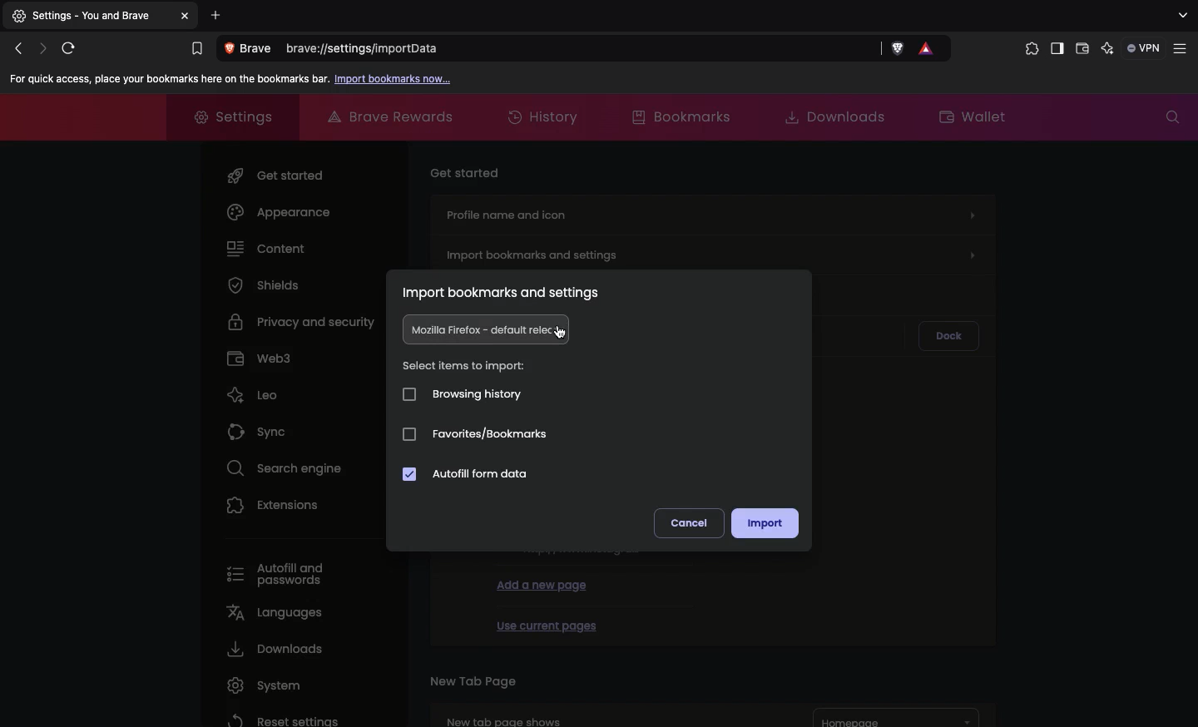 The image size is (1198, 727). What do you see at coordinates (279, 172) in the screenshot?
I see `Get started` at bounding box center [279, 172].